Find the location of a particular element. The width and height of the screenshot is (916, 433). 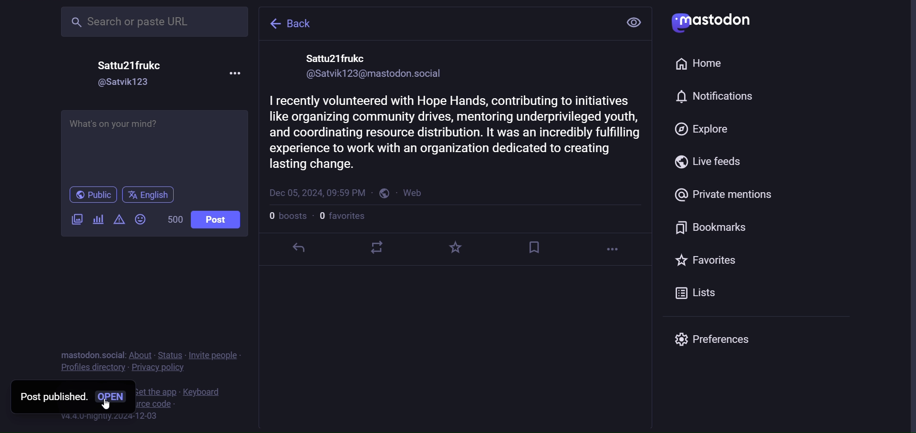

mastodon is located at coordinates (718, 22).